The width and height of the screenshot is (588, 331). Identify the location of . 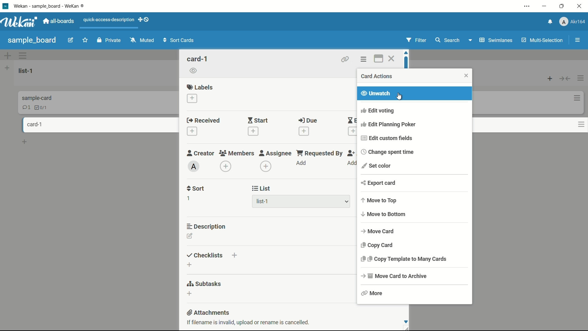
(38, 97).